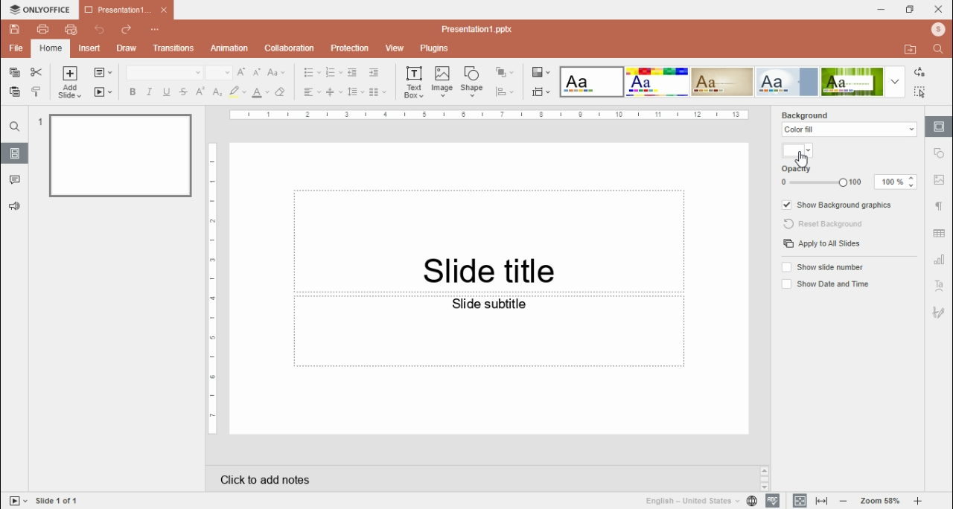 The image size is (953, 509). Describe the element at coordinates (800, 159) in the screenshot. I see `pointer cursor` at that location.